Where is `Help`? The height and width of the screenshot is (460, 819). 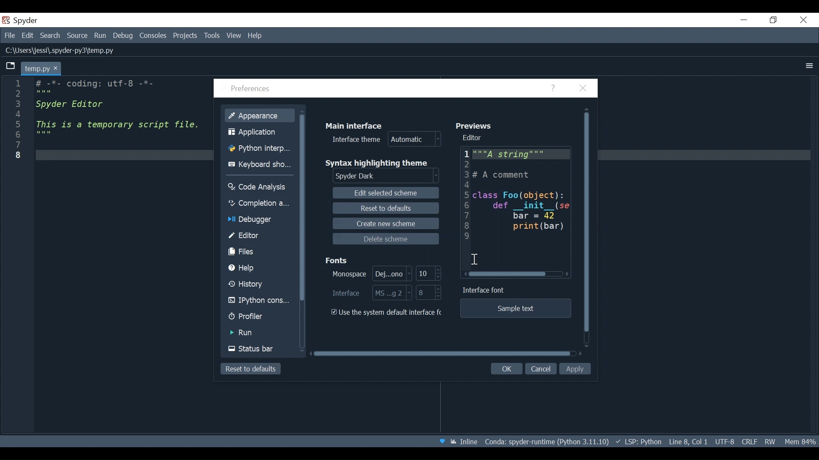 Help is located at coordinates (256, 35).